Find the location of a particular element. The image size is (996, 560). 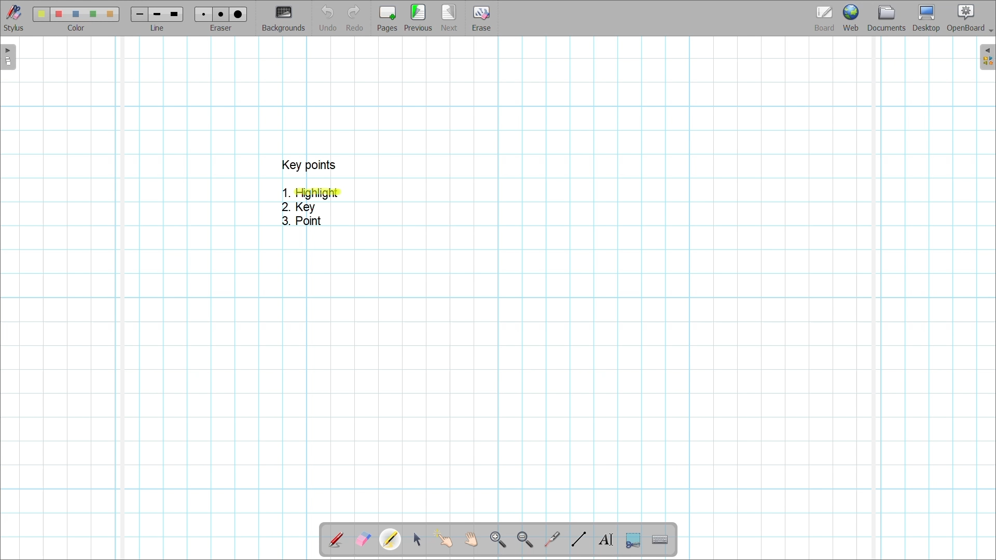

Left sidebar is located at coordinates (8, 57).